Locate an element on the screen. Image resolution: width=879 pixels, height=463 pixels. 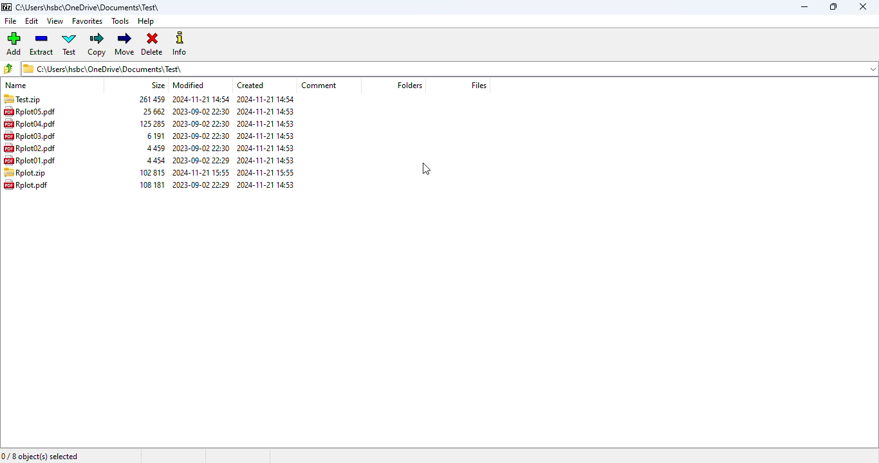
name is located at coordinates (17, 85).